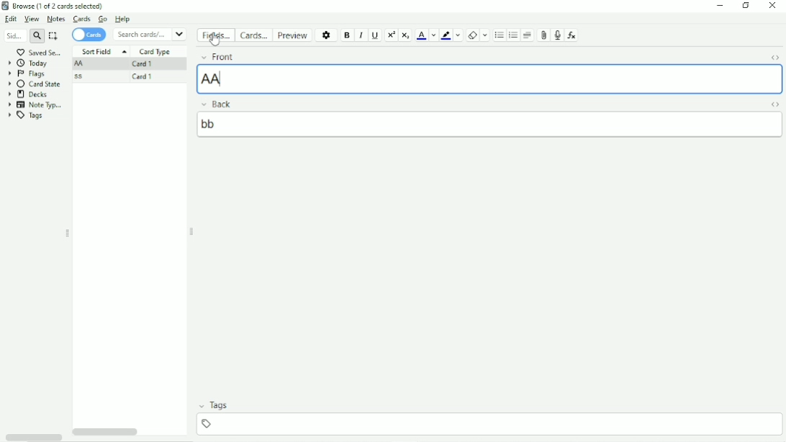 The height and width of the screenshot is (442, 786). Describe the element at coordinates (32, 94) in the screenshot. I see `Decks` at that location.